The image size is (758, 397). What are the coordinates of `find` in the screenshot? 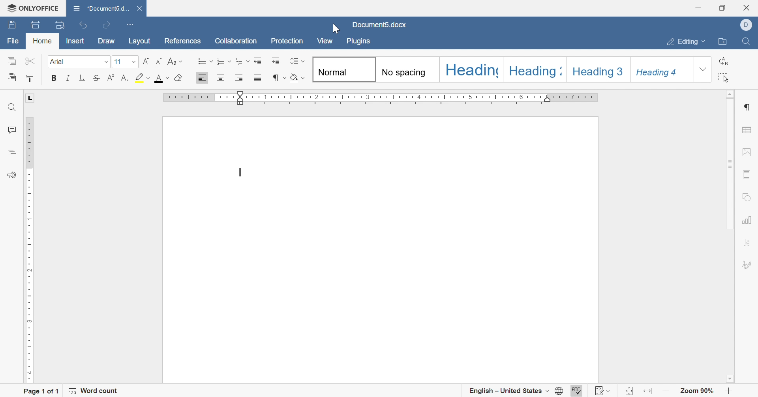 It's located at (747, 41).